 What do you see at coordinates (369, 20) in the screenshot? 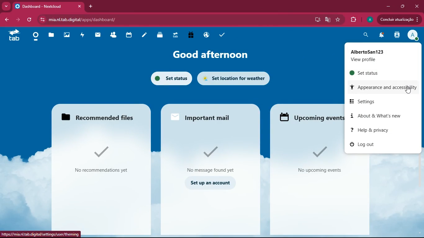
I see `profile` at bounding box center [369, 20].